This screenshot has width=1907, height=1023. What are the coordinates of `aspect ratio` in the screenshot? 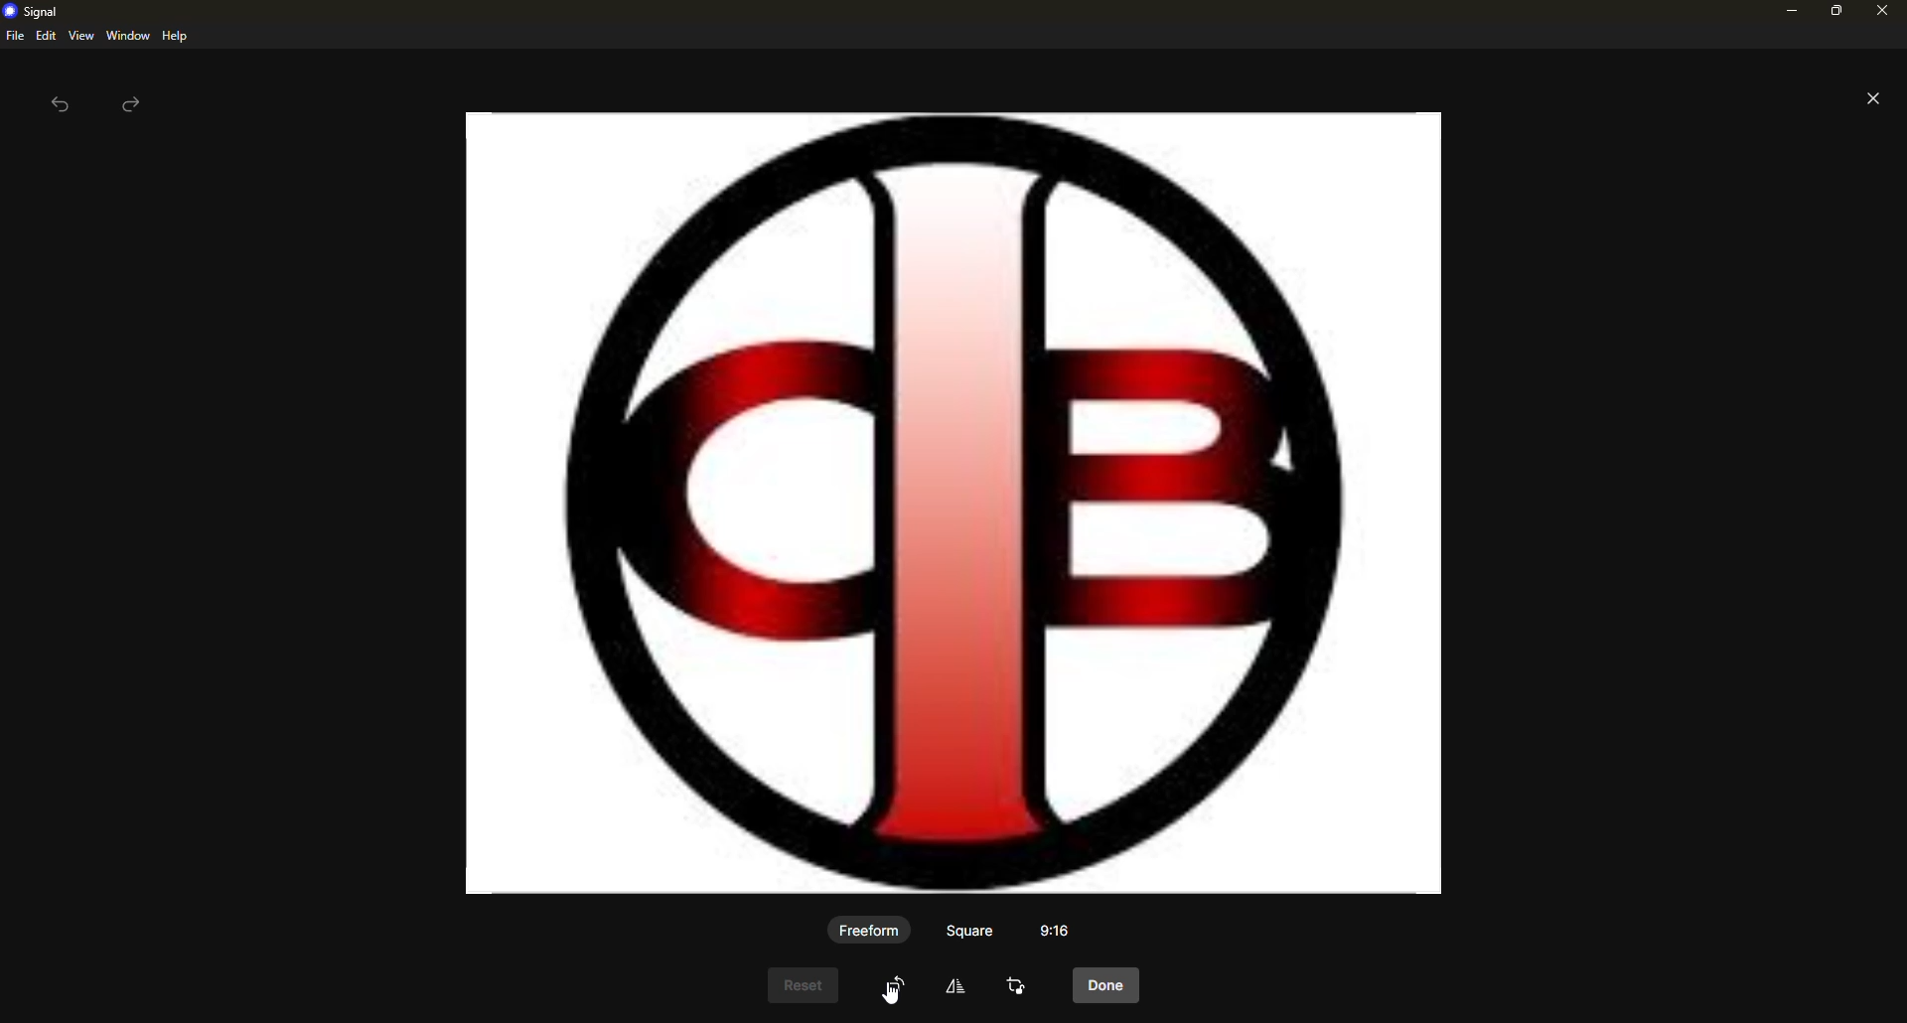 It's located at (1057, 928).